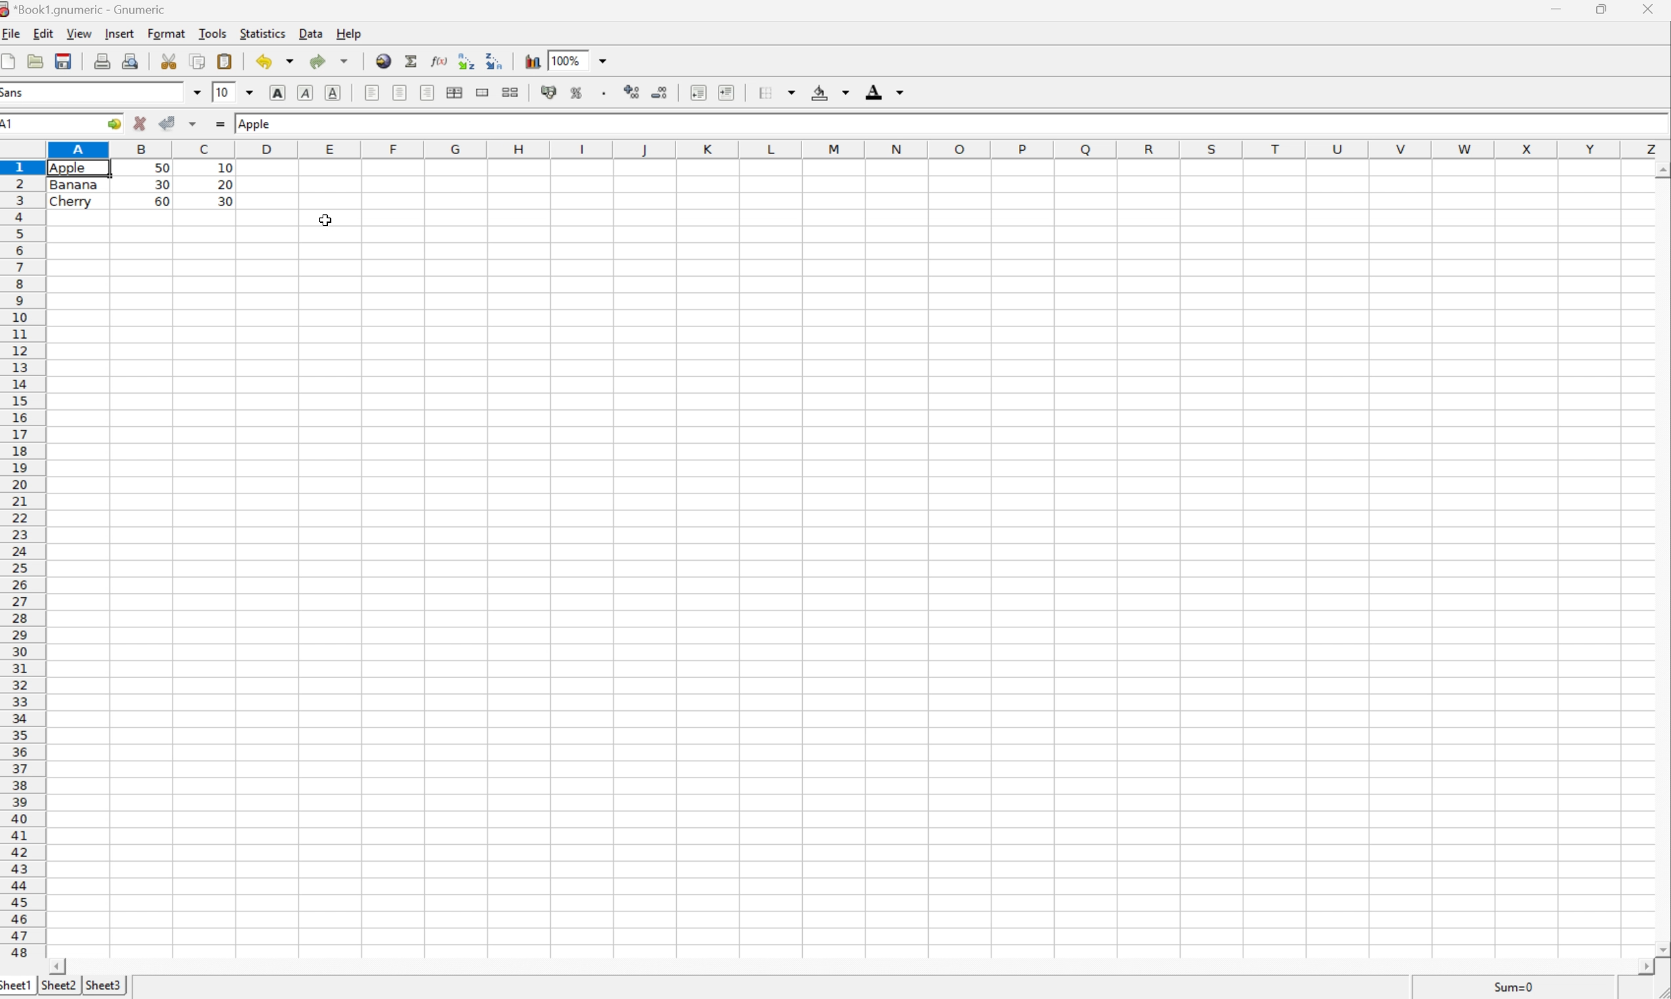 This screenshot has height=999, width=1671. Describe the element at coordinates (467, 61) in the screenshot. I see `Sort the selected region in ascending order based on the first column selected` at that location.